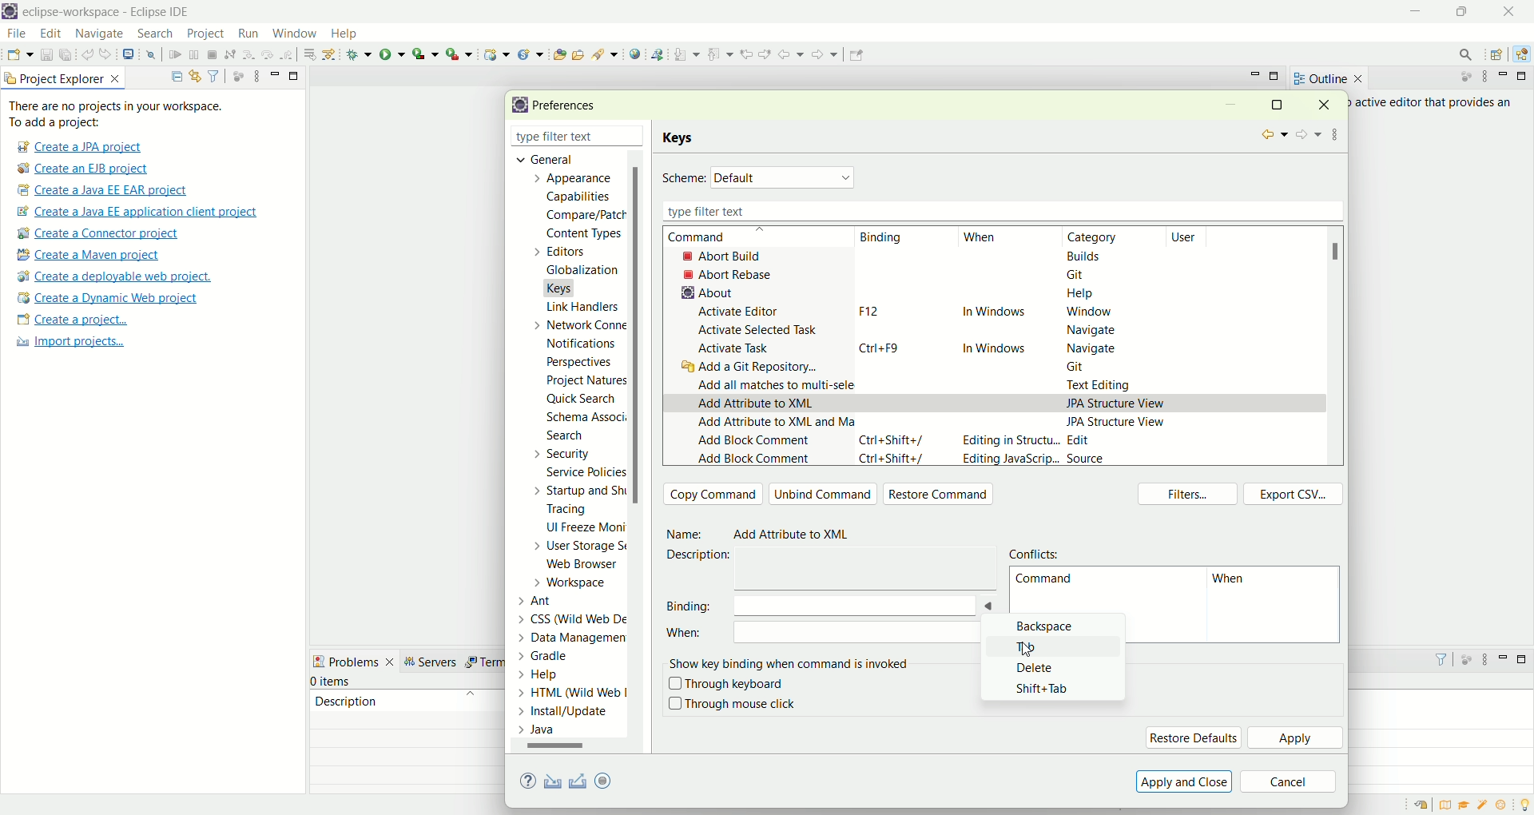 The width and height of the screenshot is (1534, 815). What do you see at coordinates (753, 458) in the screenshot?
I see `add block comment` at bounding box center [753, 458].